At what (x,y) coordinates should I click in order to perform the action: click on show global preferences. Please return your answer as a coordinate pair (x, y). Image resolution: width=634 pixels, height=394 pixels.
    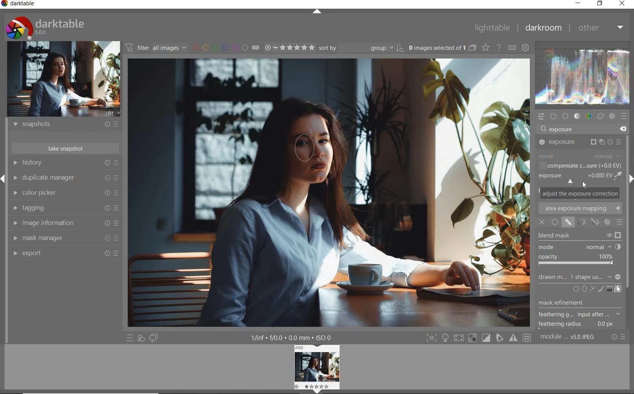
    Looking at the image, I should click on (526, 47).